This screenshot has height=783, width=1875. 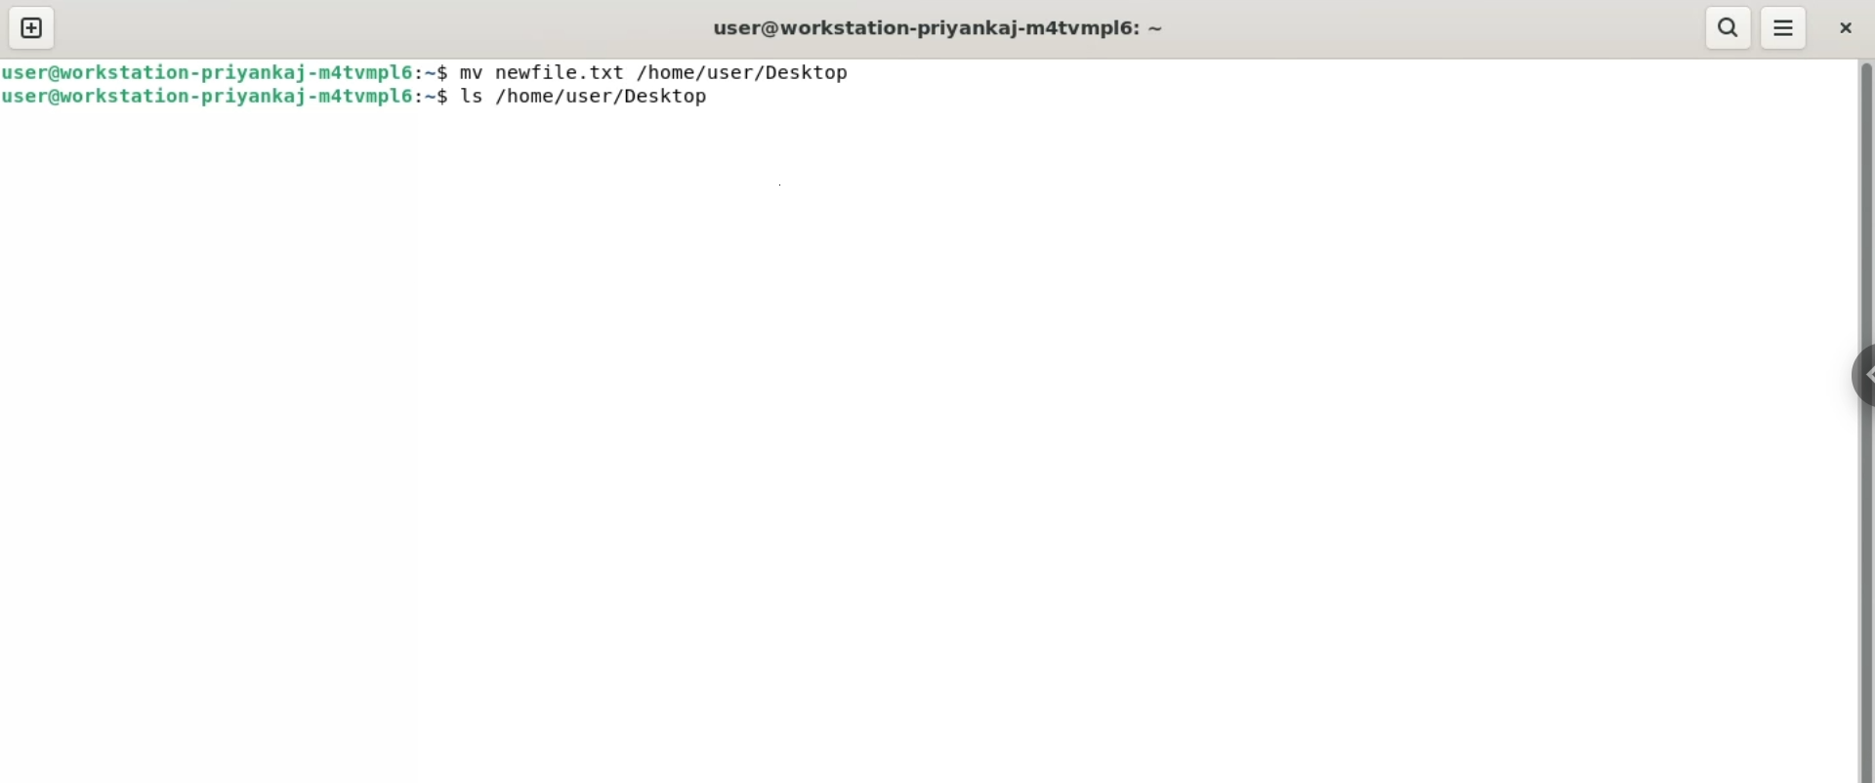 What do you see at coordinates (1863, 420) in the screenshot?
I see `vertical scroll bar` at bounding box center [1863, 420].